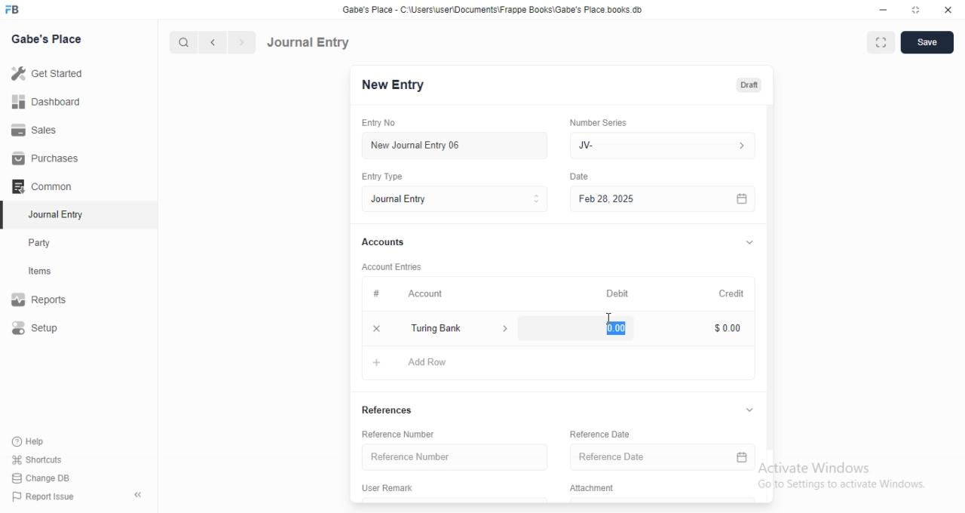 The width and height of the screenshot is (965, 513). Describe the element at coordinates (594, 489) in the screenshot. I see `Attachment` at that location.